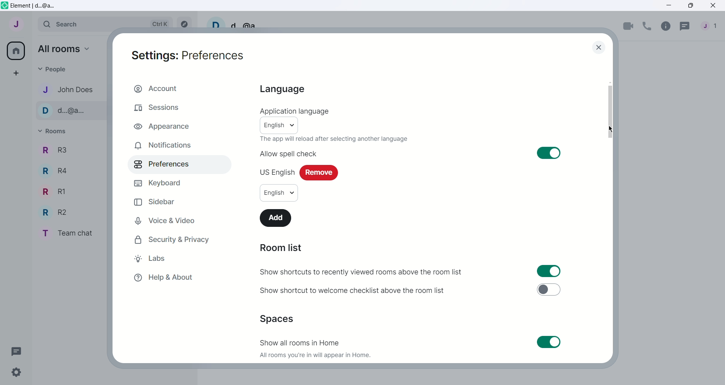 The image size is (725, 385). Describe the element at coordinates (176, 165) in the screenshot. I see `Preferences` at that location.